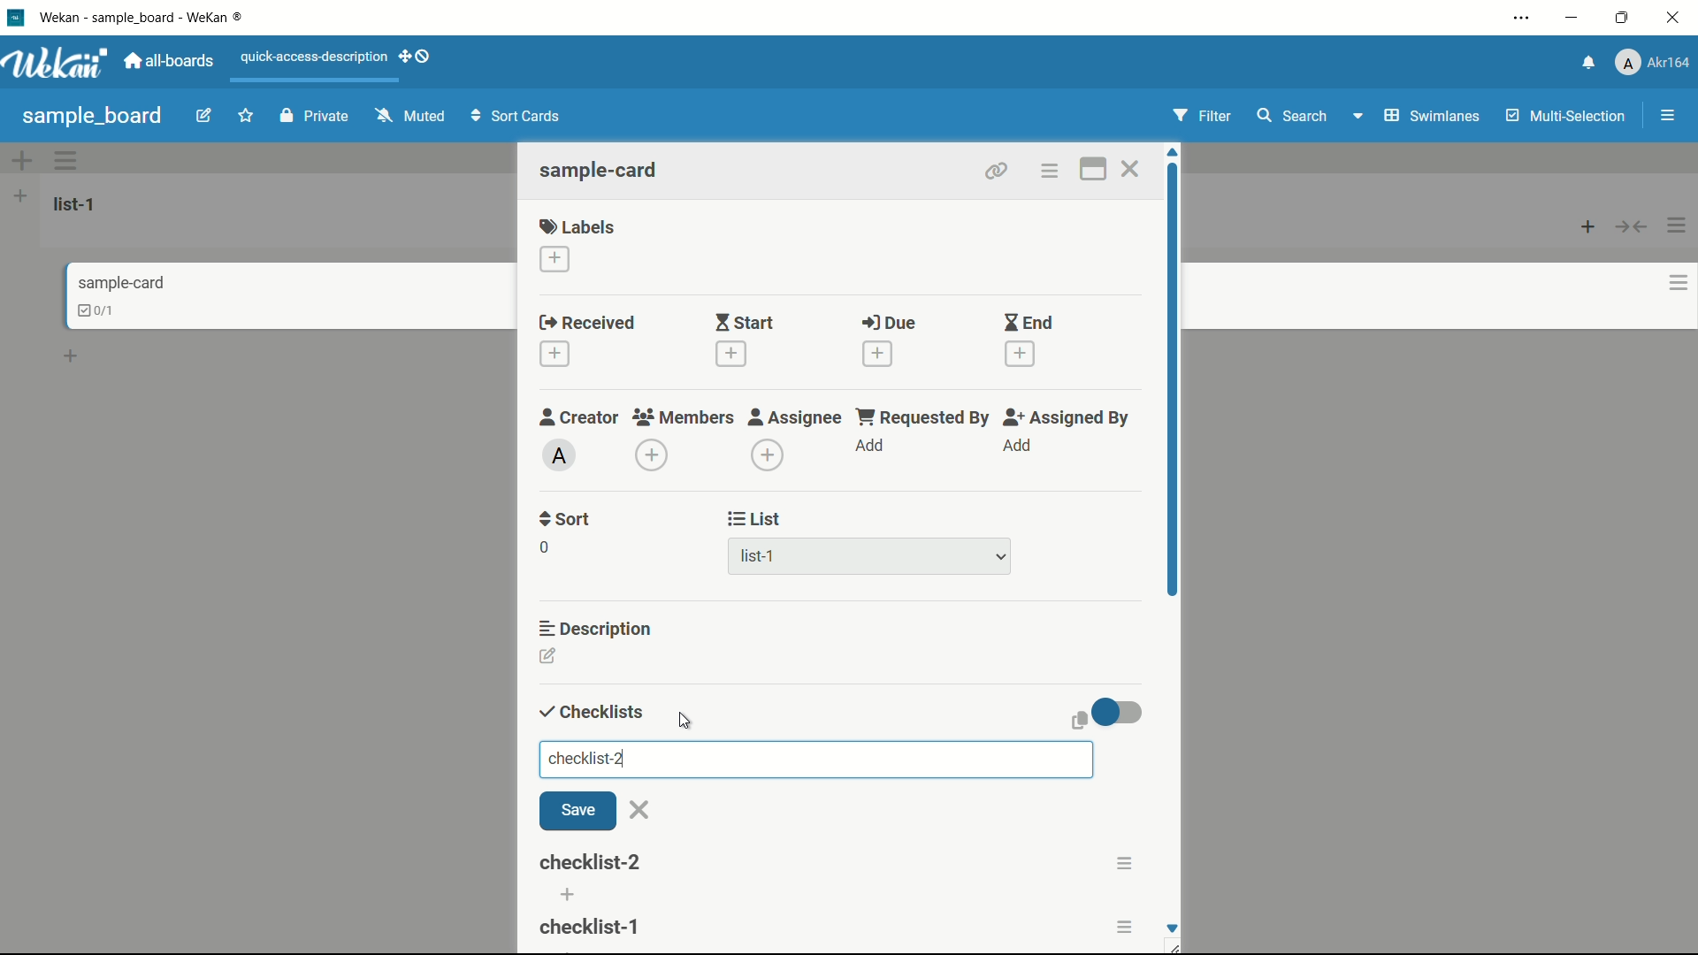 Image resolution: width=1698 pixels, height=955 pixels. What do you see at coordinates (1174, 152) in the screenshot?
I see `scroll up` at bounding box center [1174, 152].